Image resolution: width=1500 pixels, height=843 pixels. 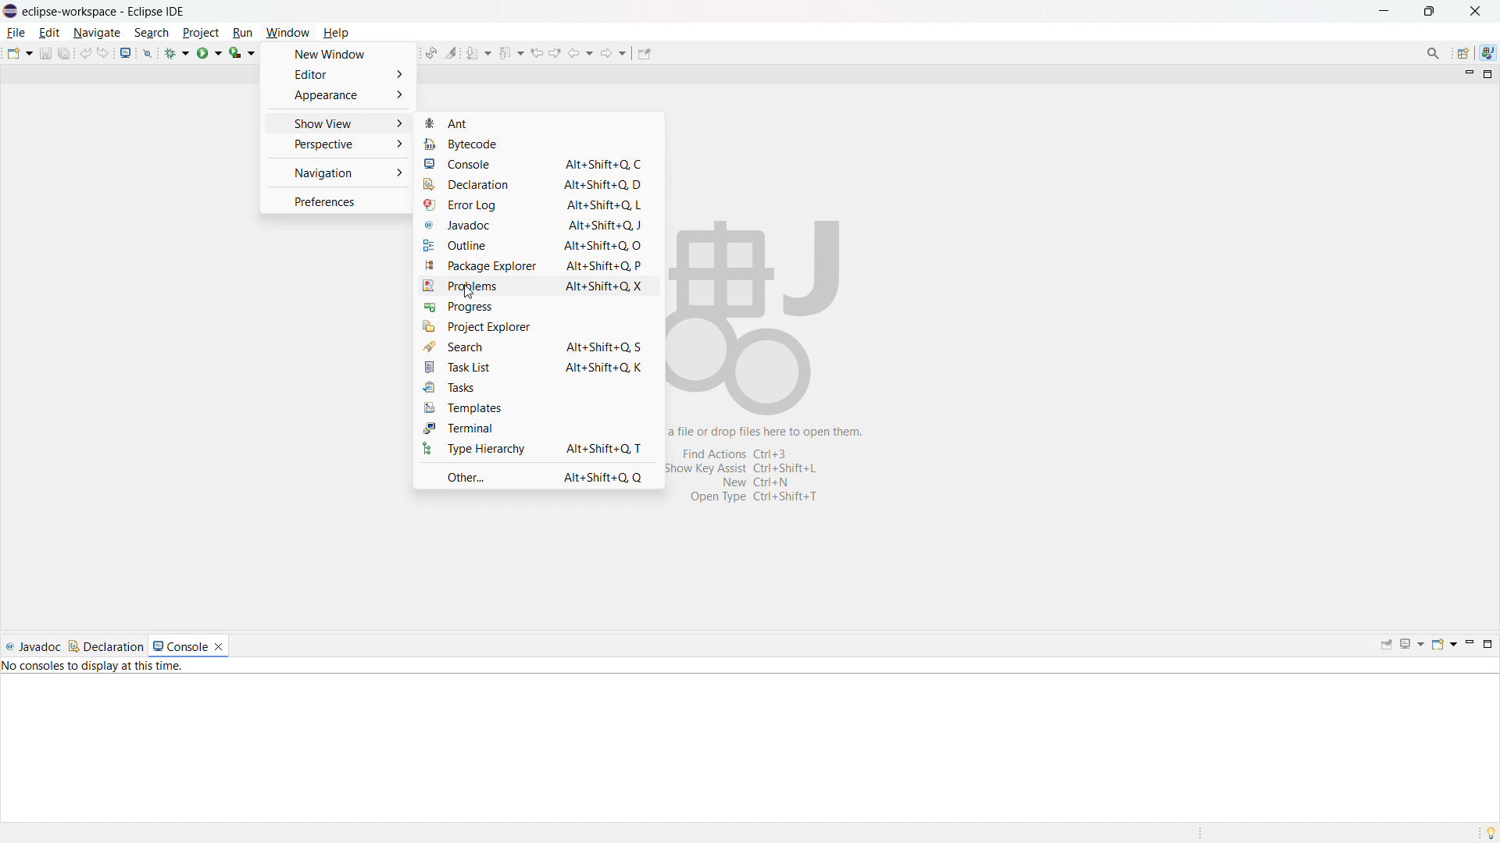 I want to click on save, so click(x=45, y=53).